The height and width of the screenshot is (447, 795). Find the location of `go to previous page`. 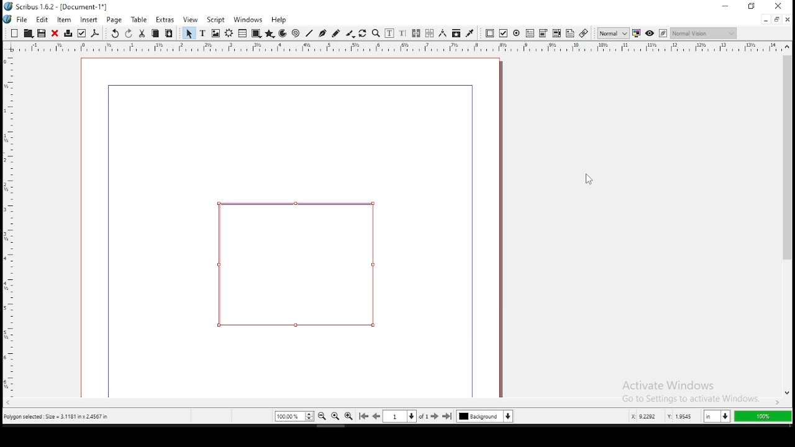

go to previous page is located at coordinates (378, 416).